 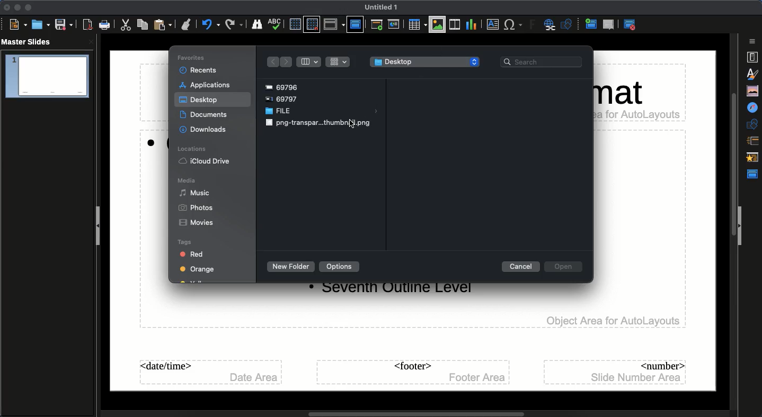 What do you see at coordinates (741, 226) in the screenshot?
I see `Collapse` at bounding box center [741, 226].